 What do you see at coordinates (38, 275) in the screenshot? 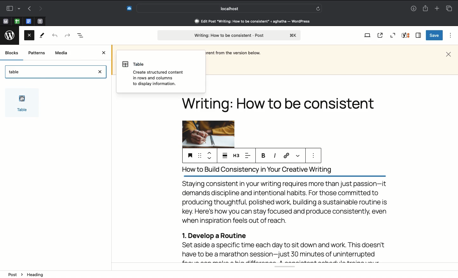
I see `heading` at bounding box center [38, 275].